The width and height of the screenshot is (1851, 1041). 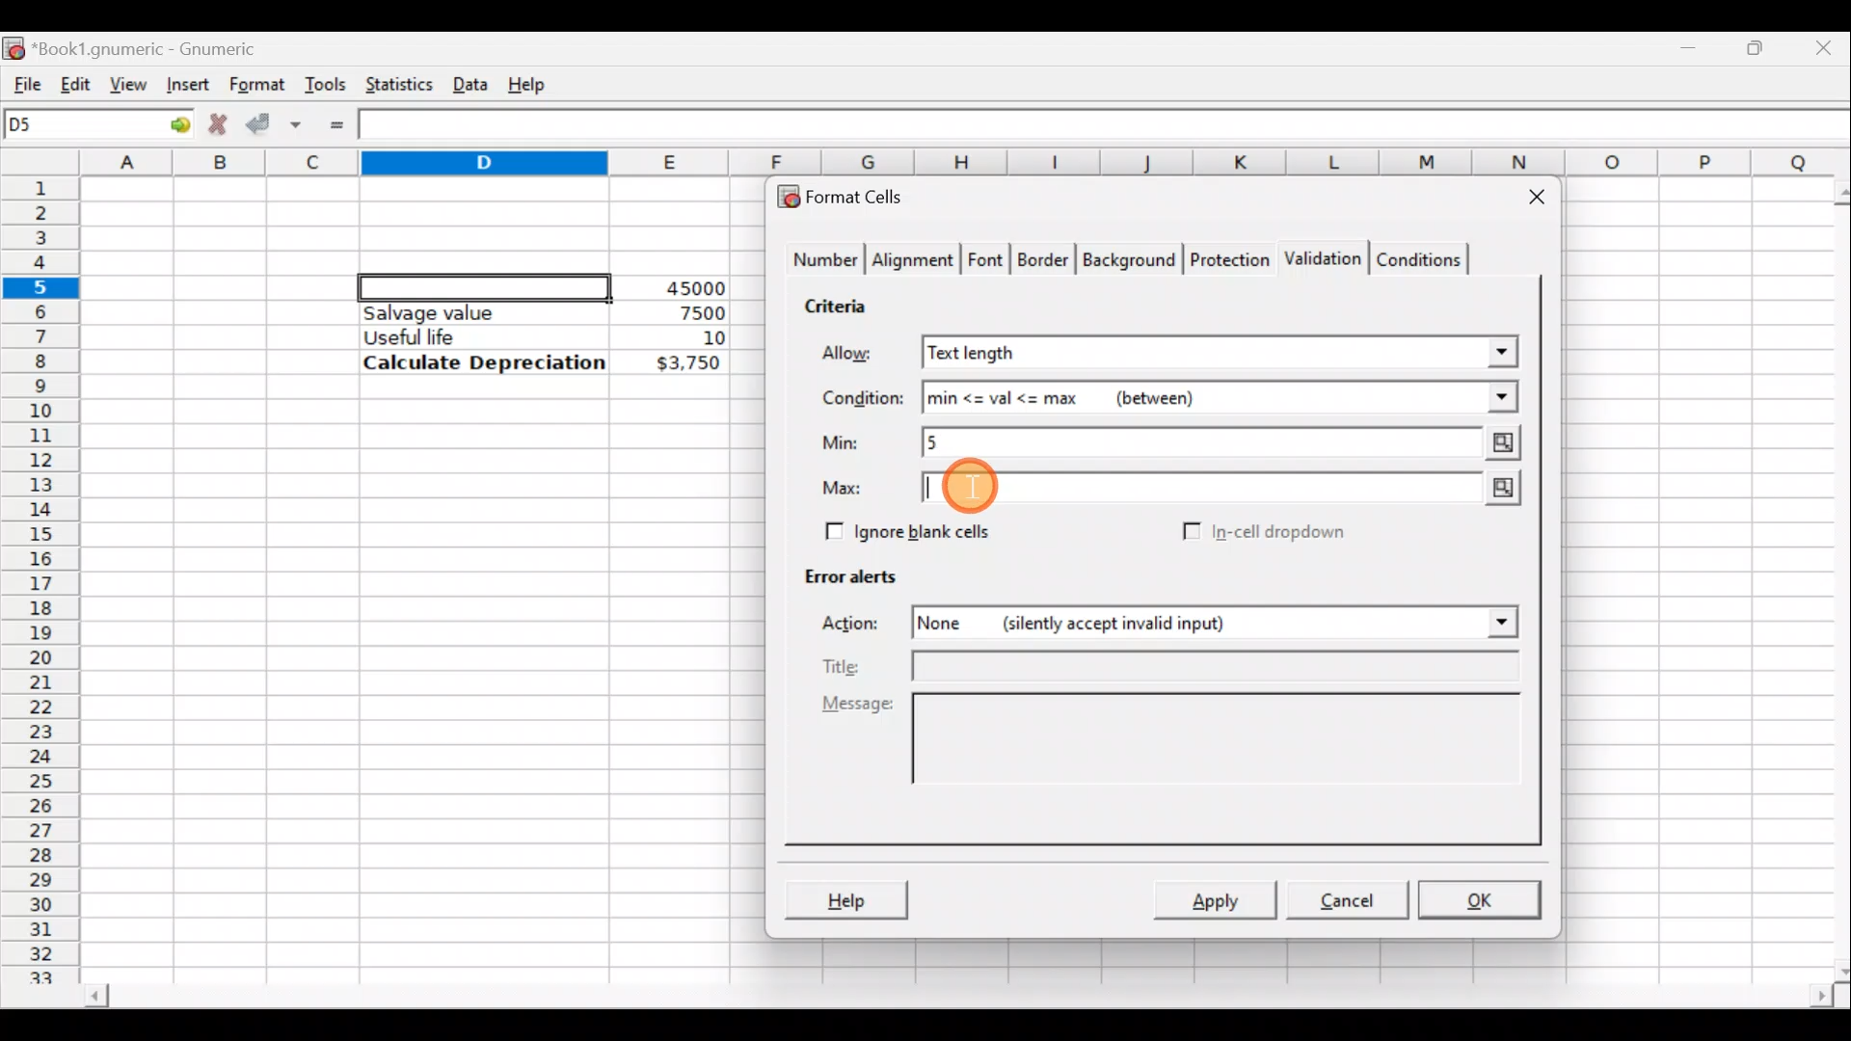 What do you see at coordinates (1222, 898) in the screenshot?
I see `Apply` at bounding box center [1222, 898].